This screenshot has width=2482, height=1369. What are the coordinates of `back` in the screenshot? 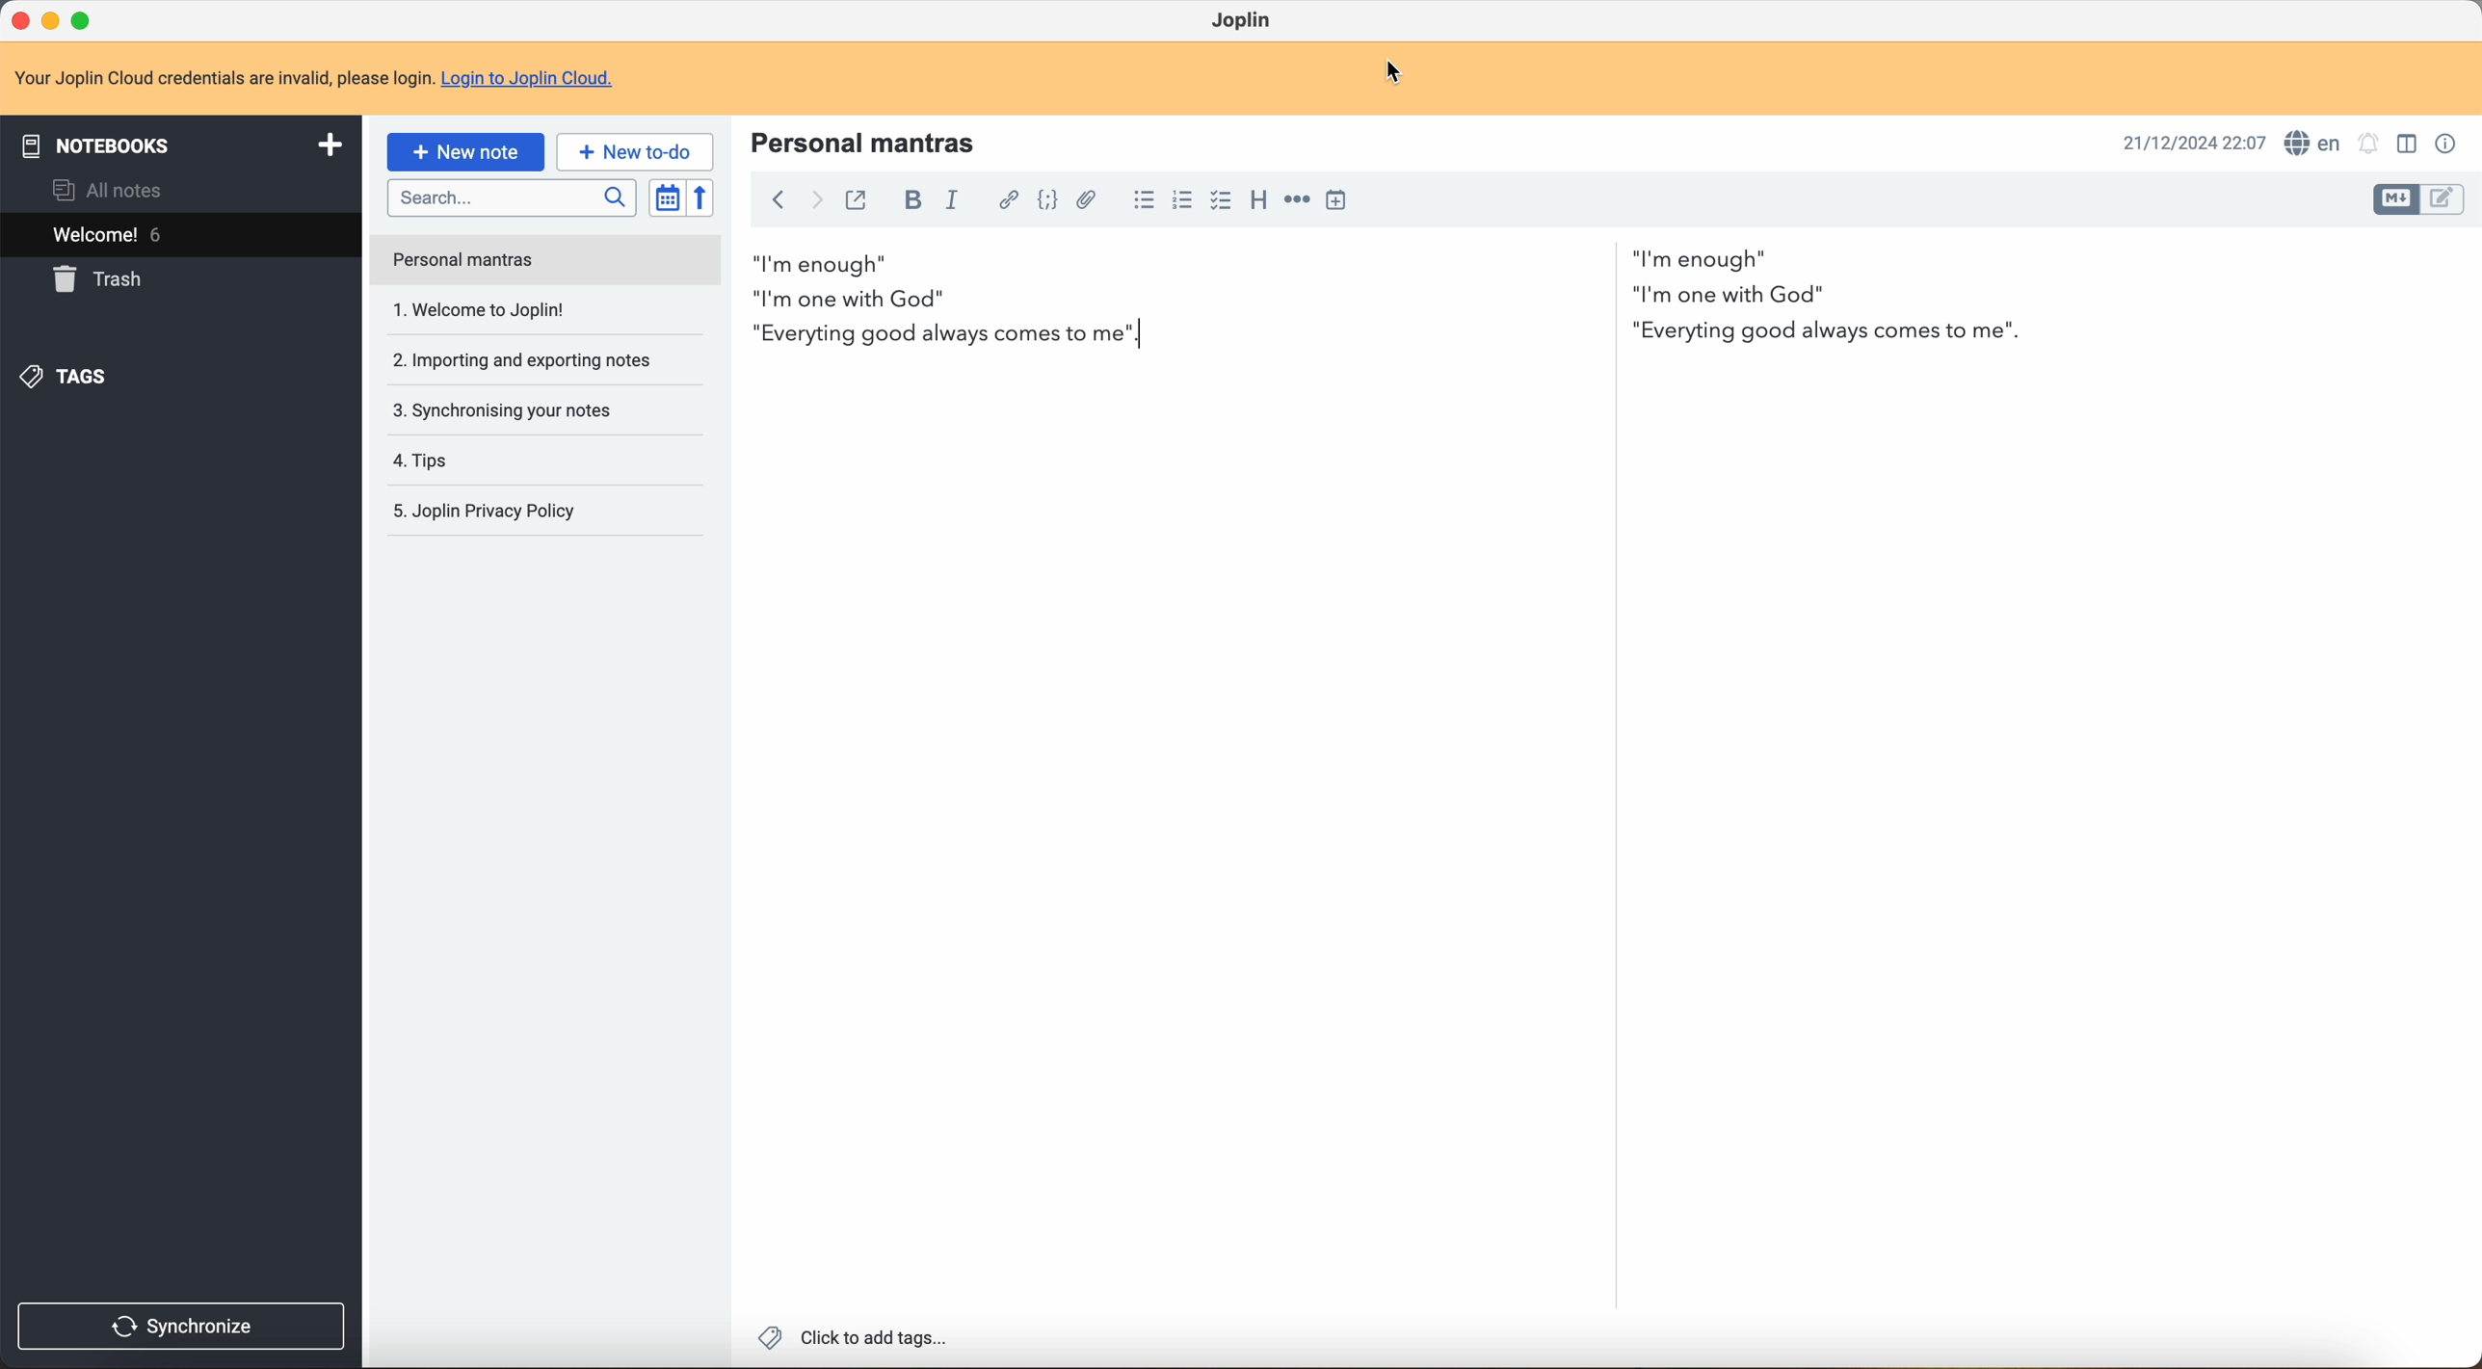 It's located at (777, 202).